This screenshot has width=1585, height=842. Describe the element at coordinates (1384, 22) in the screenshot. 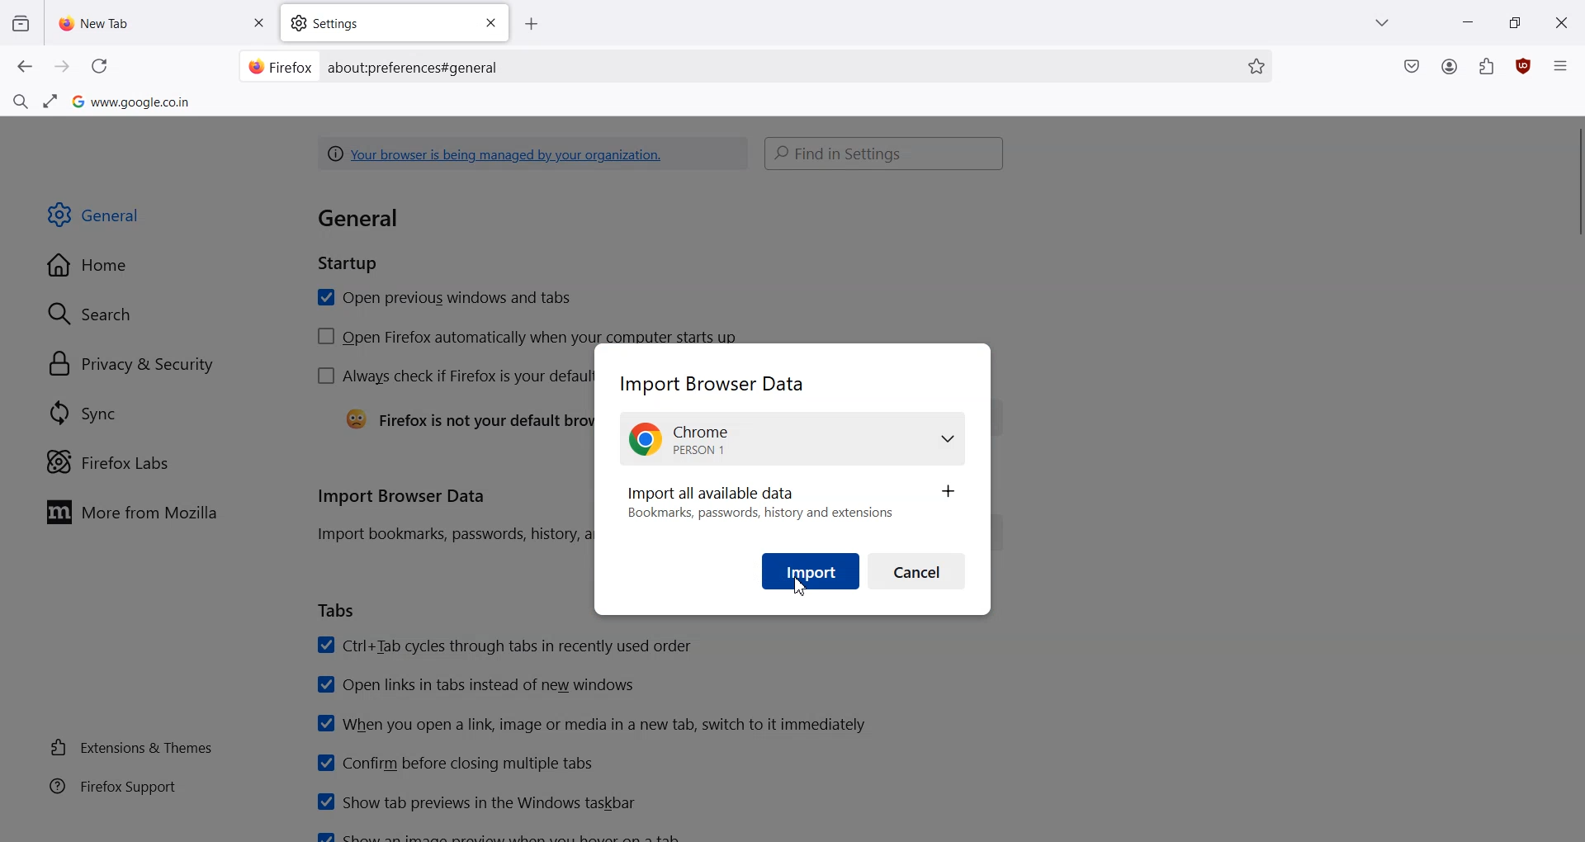

I see `List all tab` at that location.